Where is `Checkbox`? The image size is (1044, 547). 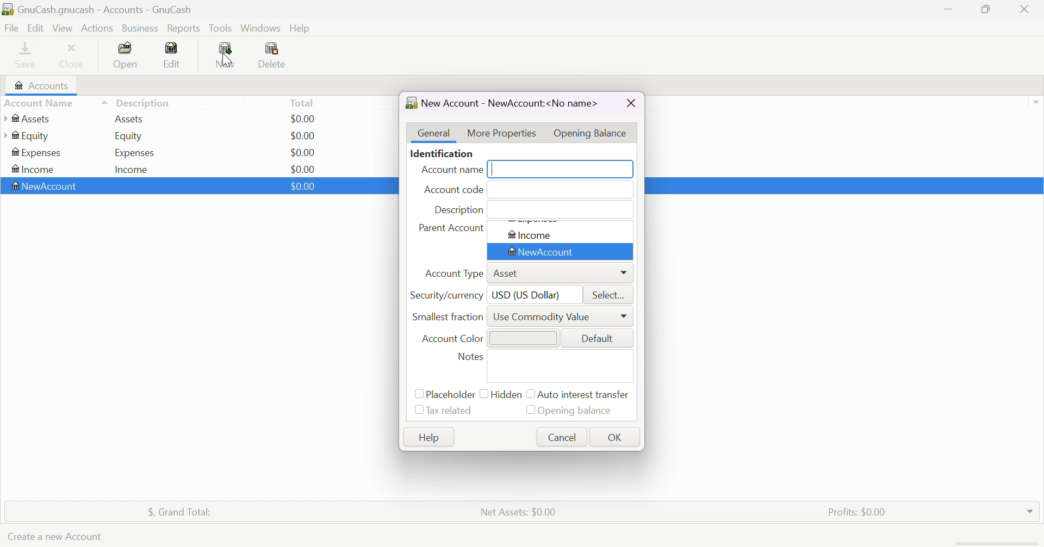 Checkbox is located at coordinates (418, 394).